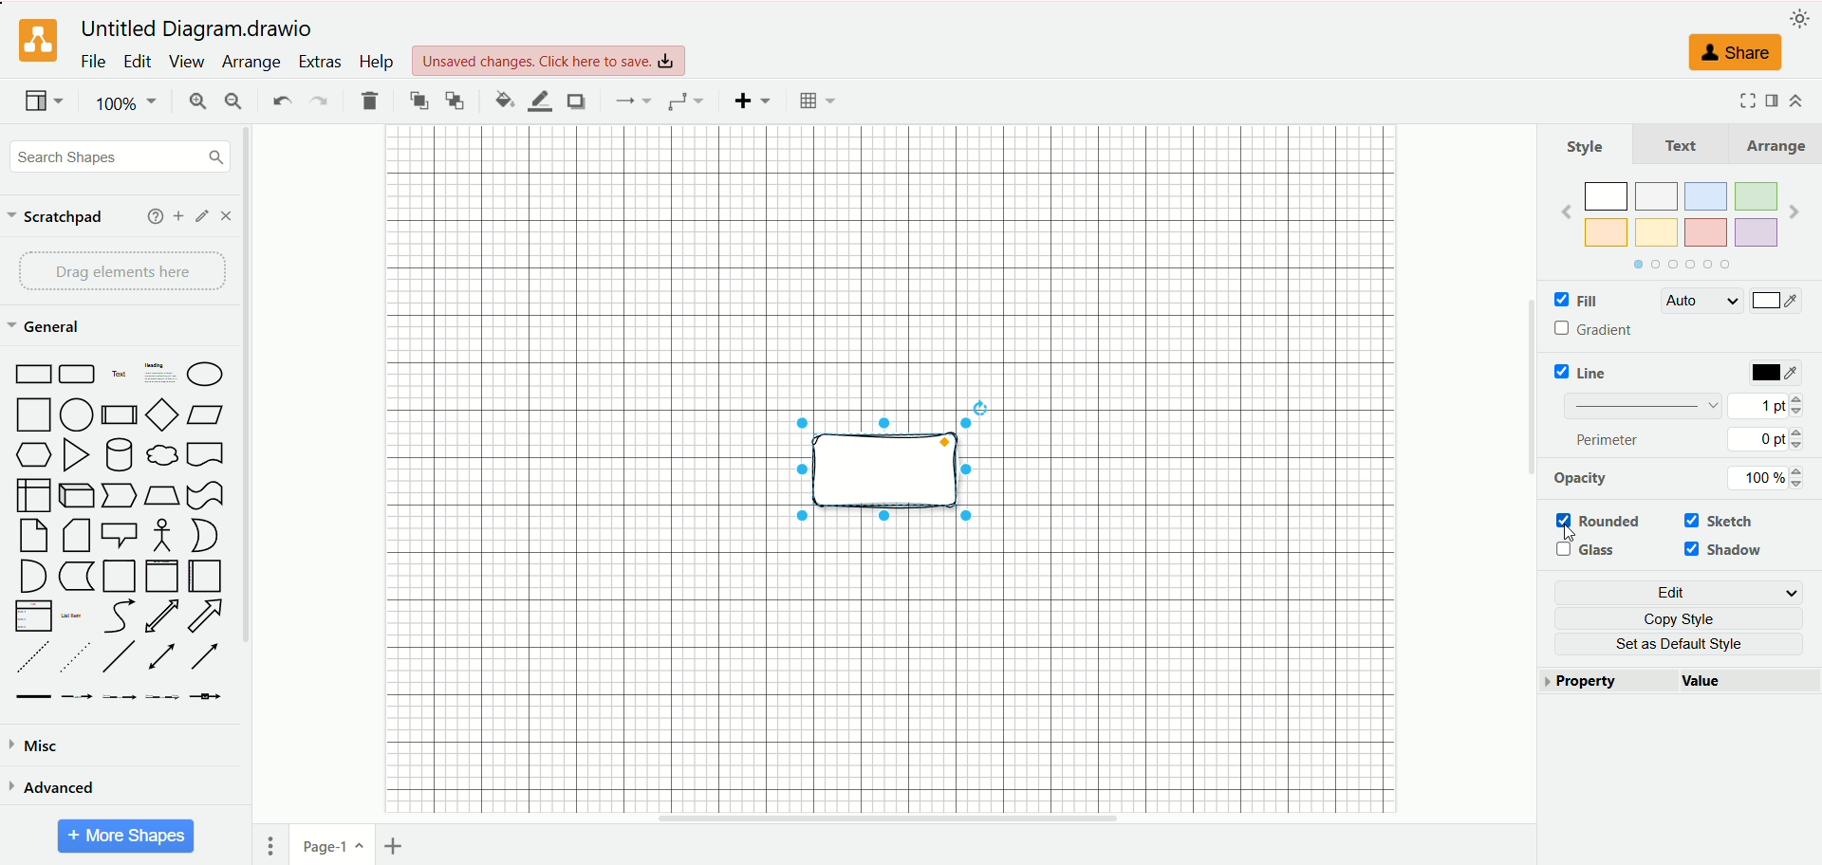 The image size is (1822, 865). I want to click on click here to save, so click(550, 61).